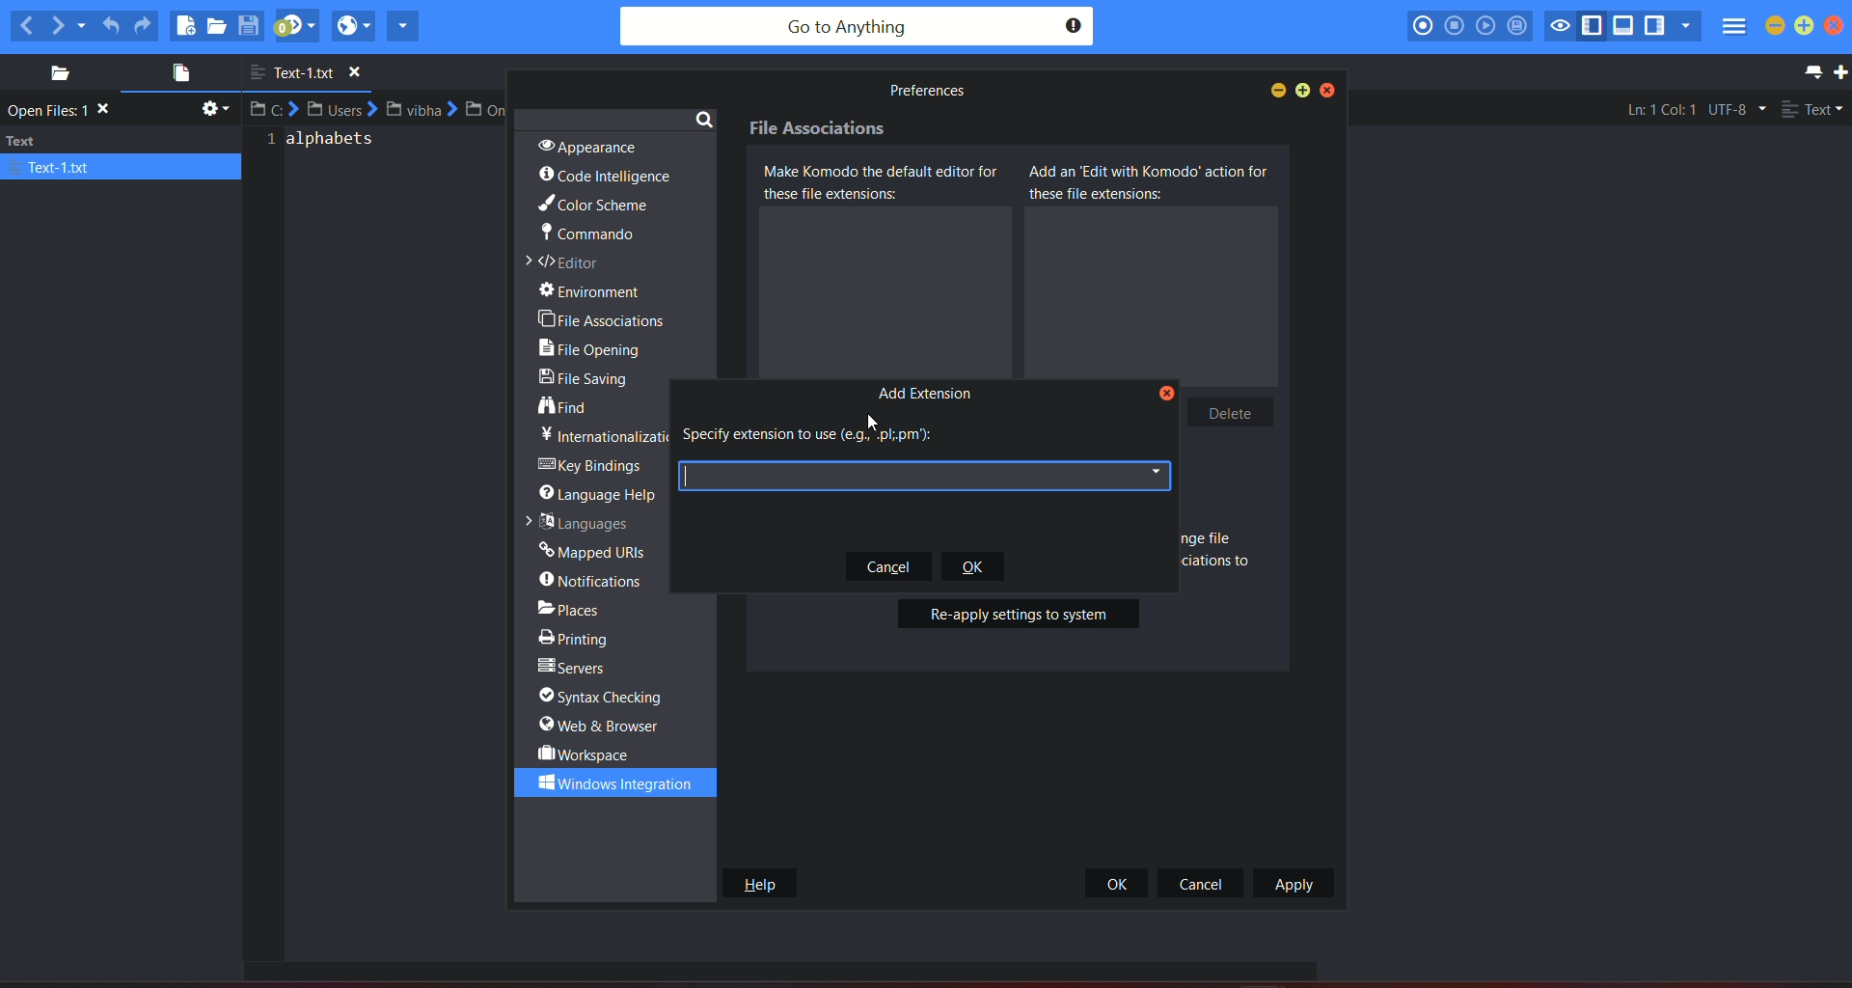  I want to click on save macro, so click(1521, 27).